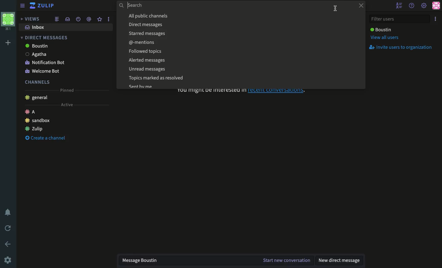 The width and height of the screenshot is (442, 268). Describe the element at coordinates (424, 5) in the screenshot. I see `Settings` at that location.